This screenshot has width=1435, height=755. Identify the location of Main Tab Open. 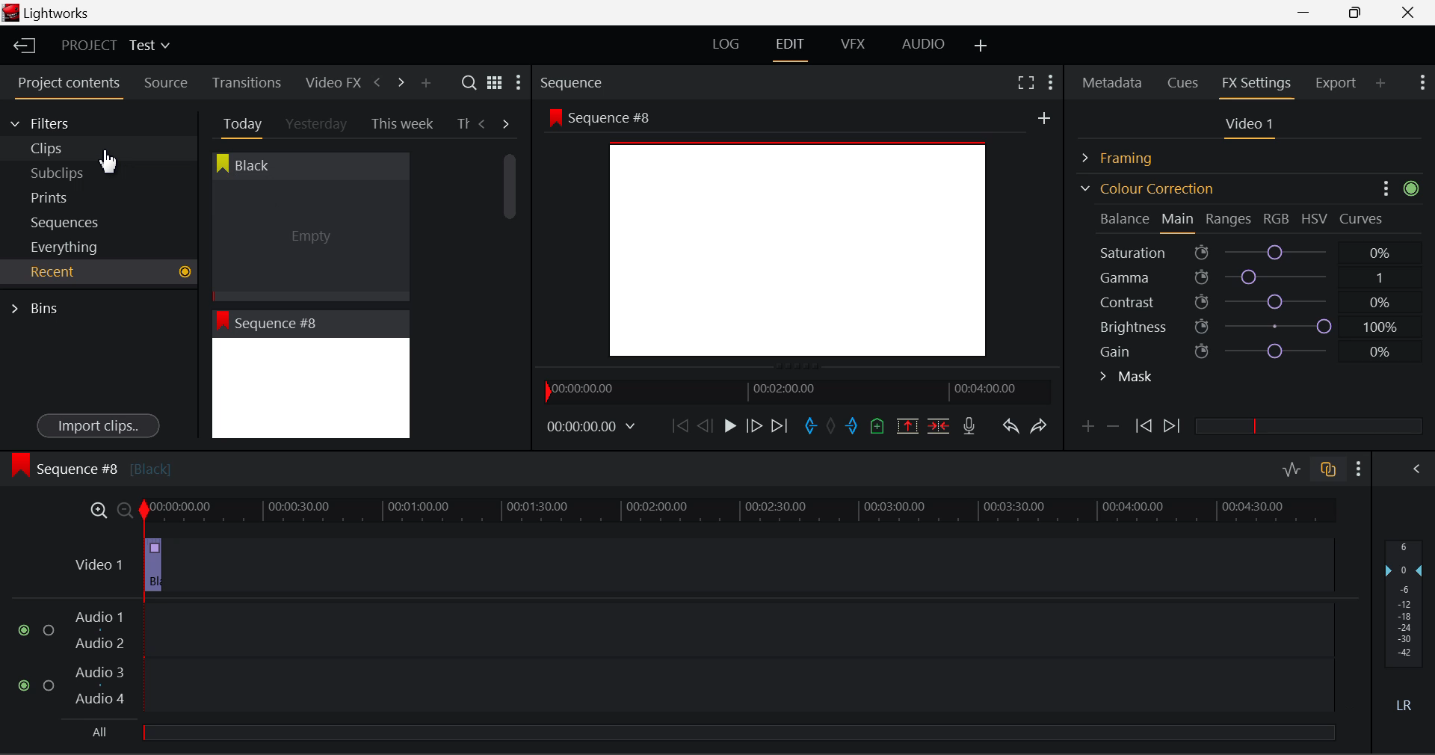
(1179, 221).